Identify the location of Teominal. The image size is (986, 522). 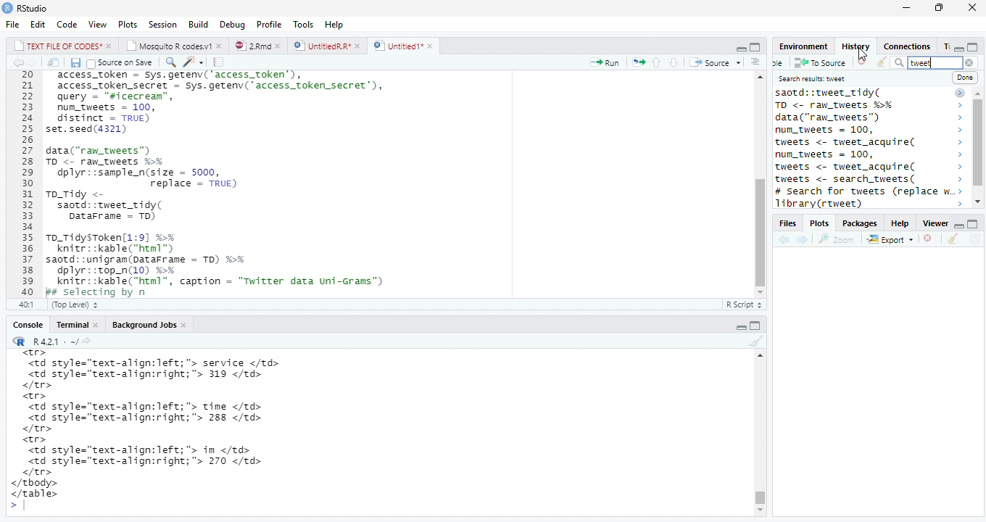
(76, 323).